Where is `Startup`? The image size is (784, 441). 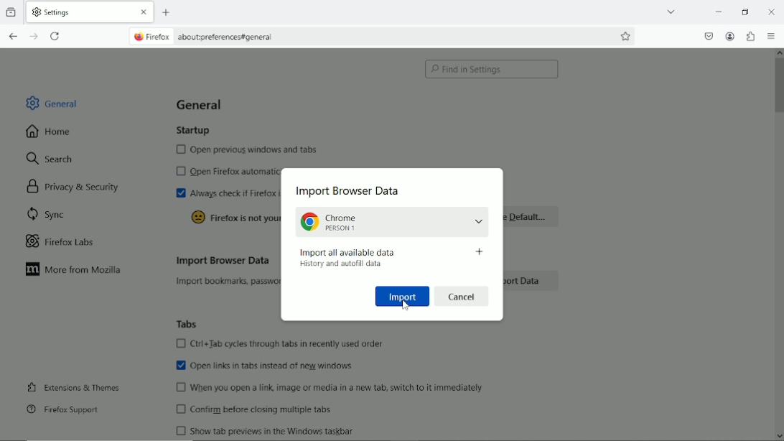 Startup is located at coordinates (192, 131).